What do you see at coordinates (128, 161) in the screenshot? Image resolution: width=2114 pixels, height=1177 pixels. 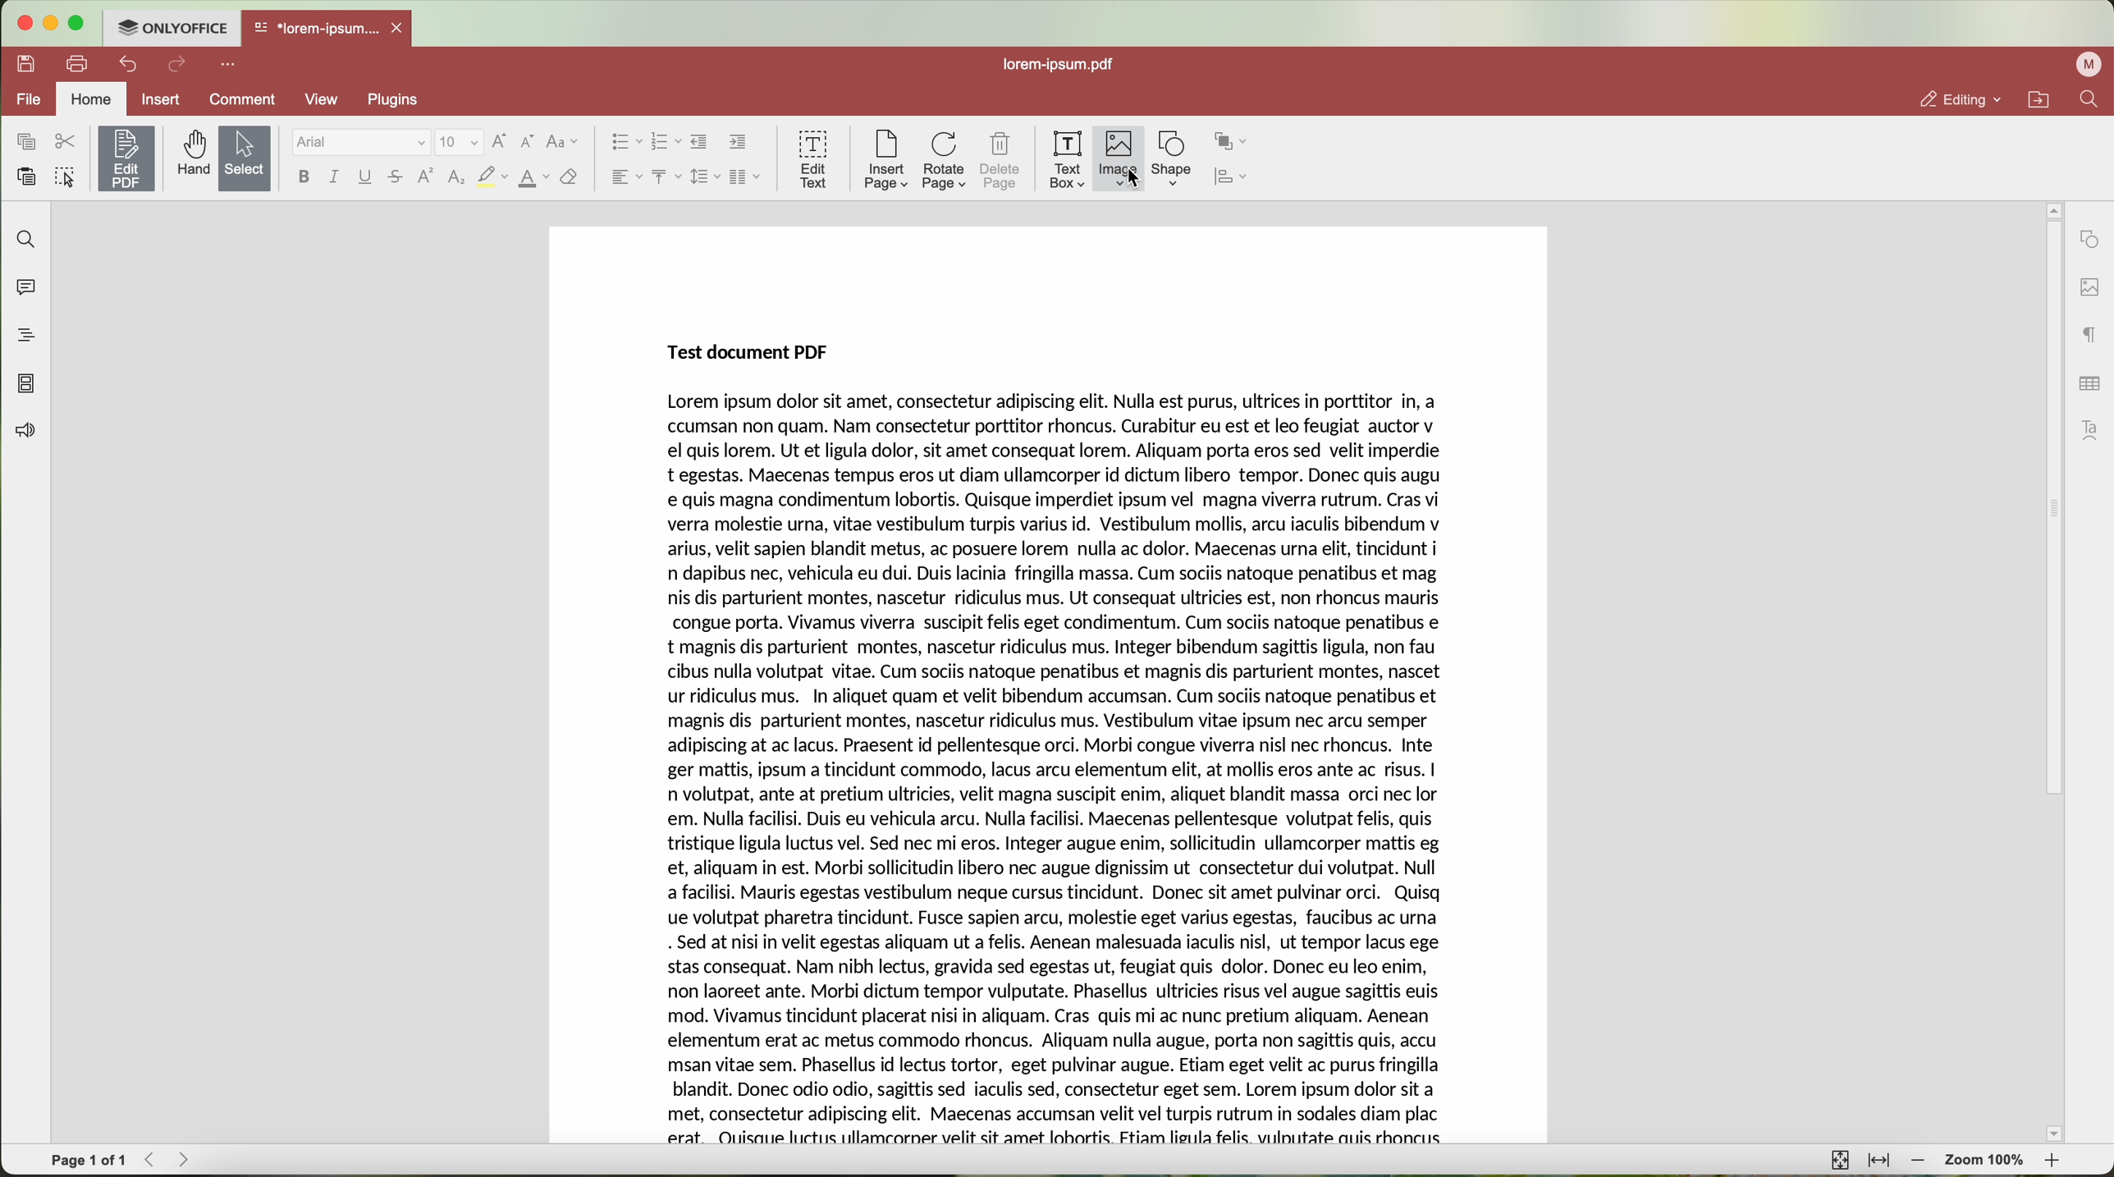 I see `click on edit PDF` at bounding box center [128, 161].